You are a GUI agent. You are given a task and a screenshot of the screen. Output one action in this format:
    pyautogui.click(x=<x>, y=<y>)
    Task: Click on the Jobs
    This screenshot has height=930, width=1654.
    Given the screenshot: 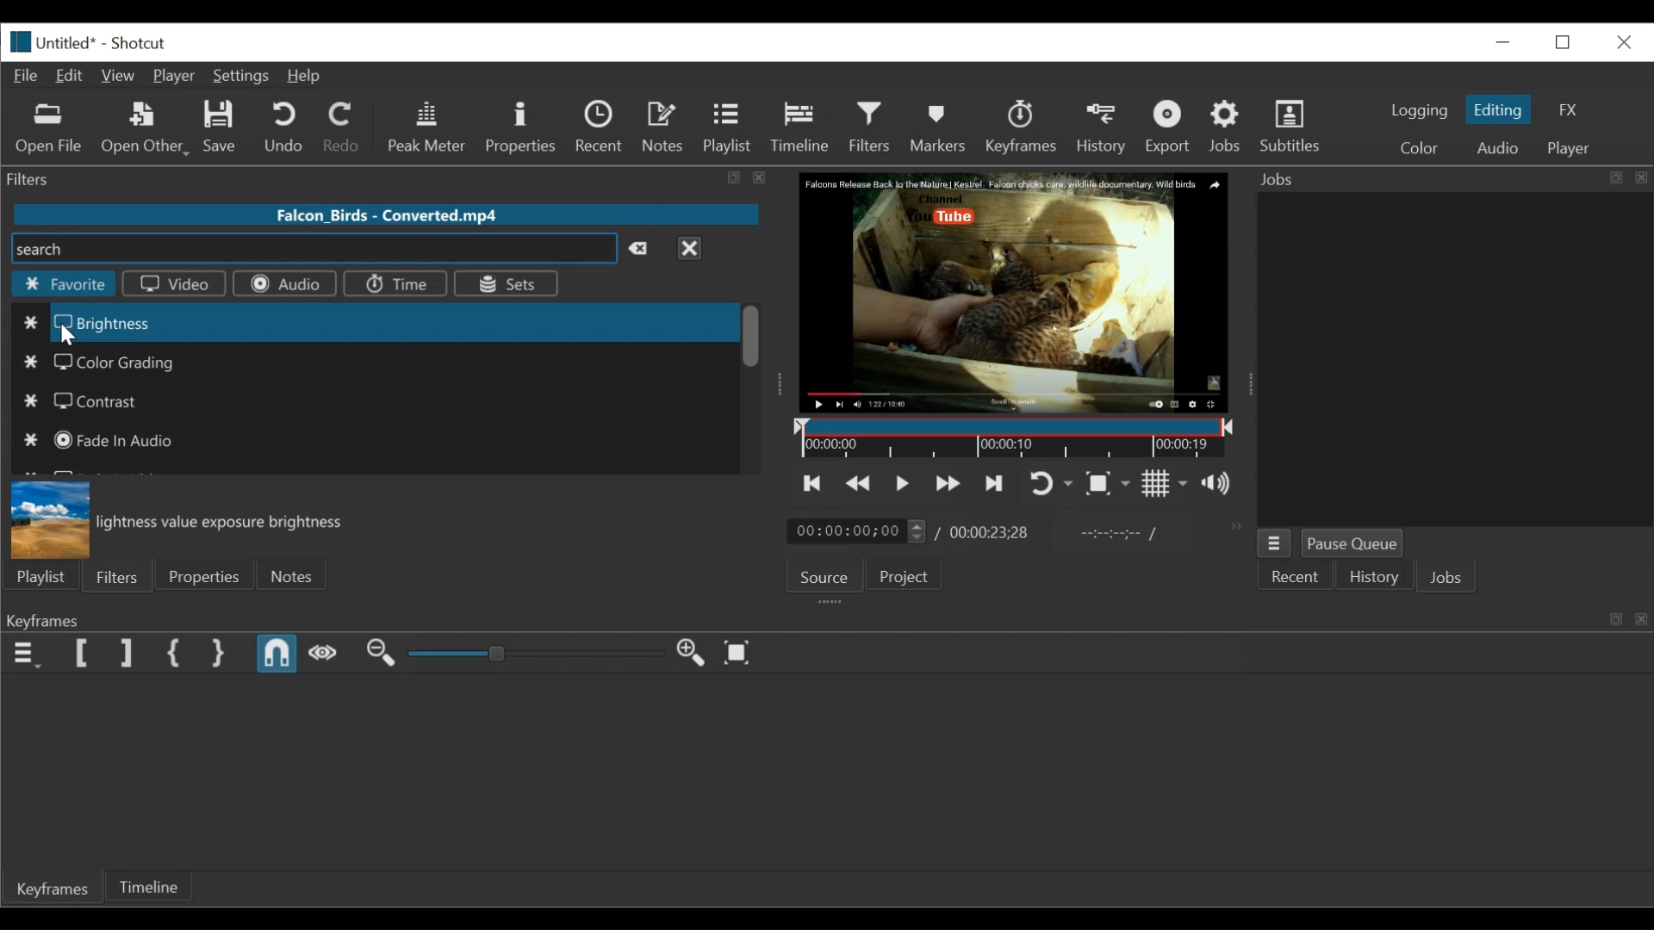 What is the action you would take?
    pyautogui.click(x=1448, y=580)
    